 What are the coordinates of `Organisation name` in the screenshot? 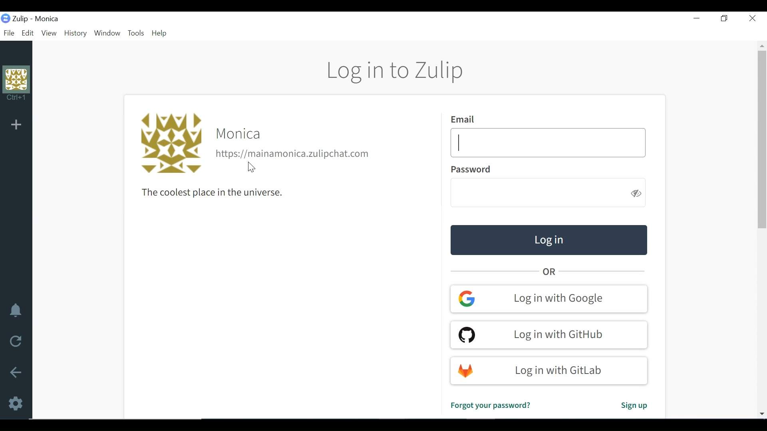 It's located at (240, 134).